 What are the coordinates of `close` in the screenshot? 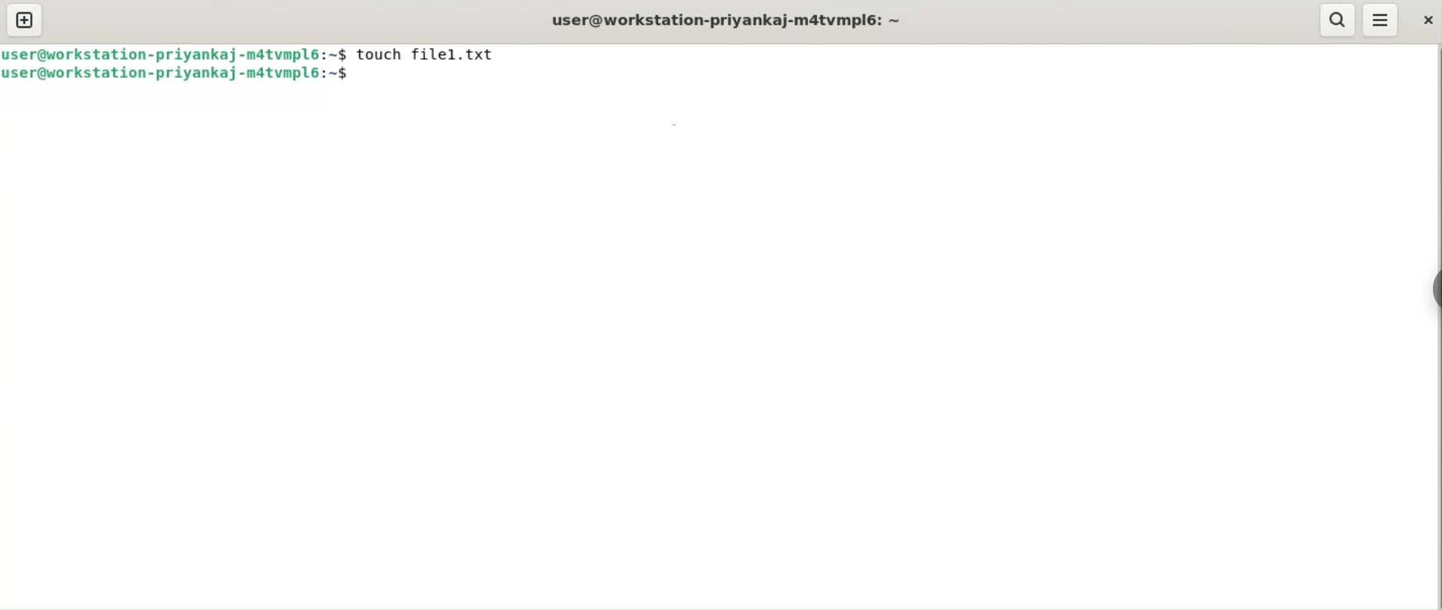 It's located at (1429, 22).